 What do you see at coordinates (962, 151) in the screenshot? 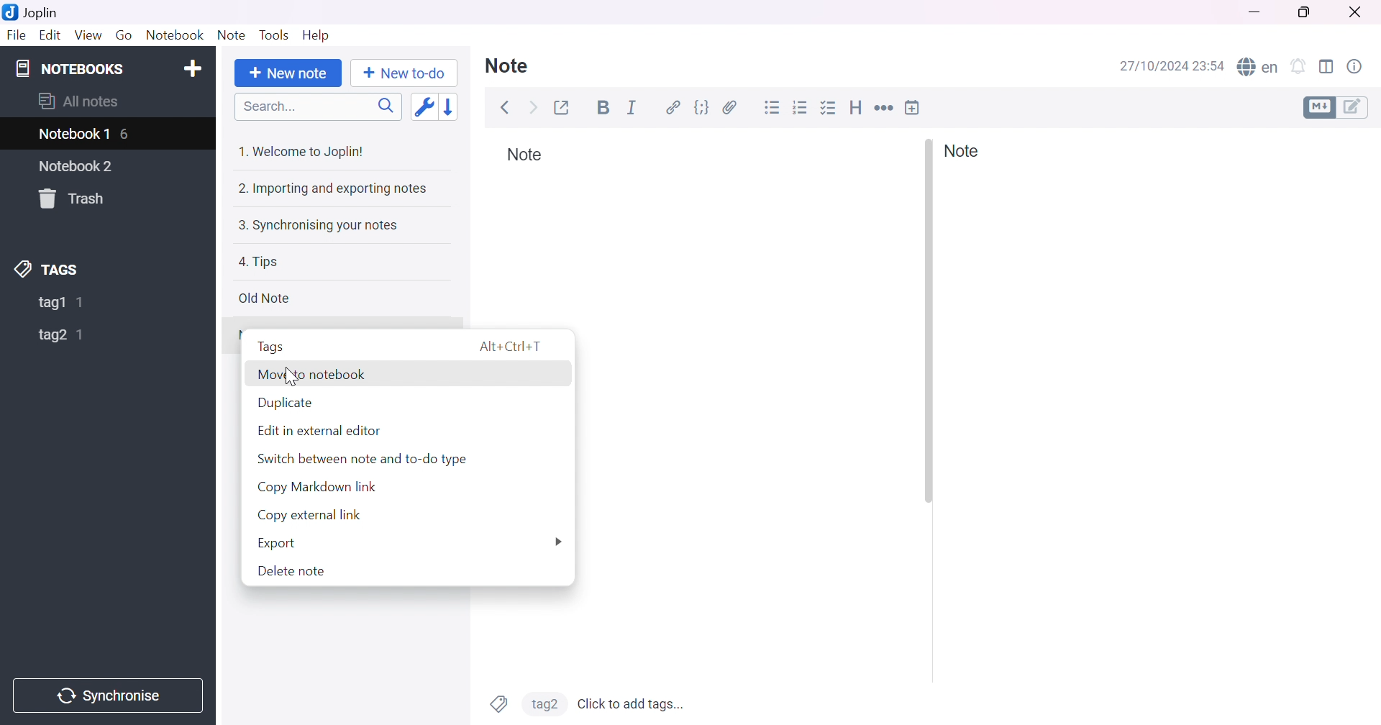
I see `Note` at bounding box center [962, 151].